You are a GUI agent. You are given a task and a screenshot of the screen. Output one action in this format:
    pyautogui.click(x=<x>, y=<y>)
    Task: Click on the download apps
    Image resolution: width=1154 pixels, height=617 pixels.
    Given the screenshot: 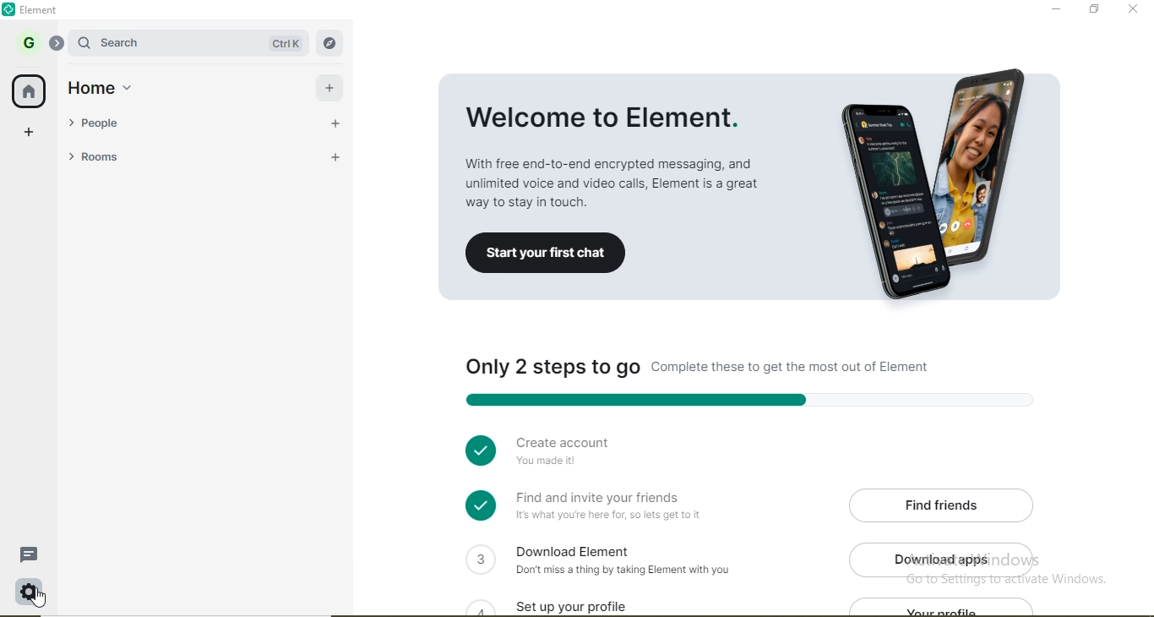 What is the action you would take?
    pyautogui.click(x=946, y=560)
    